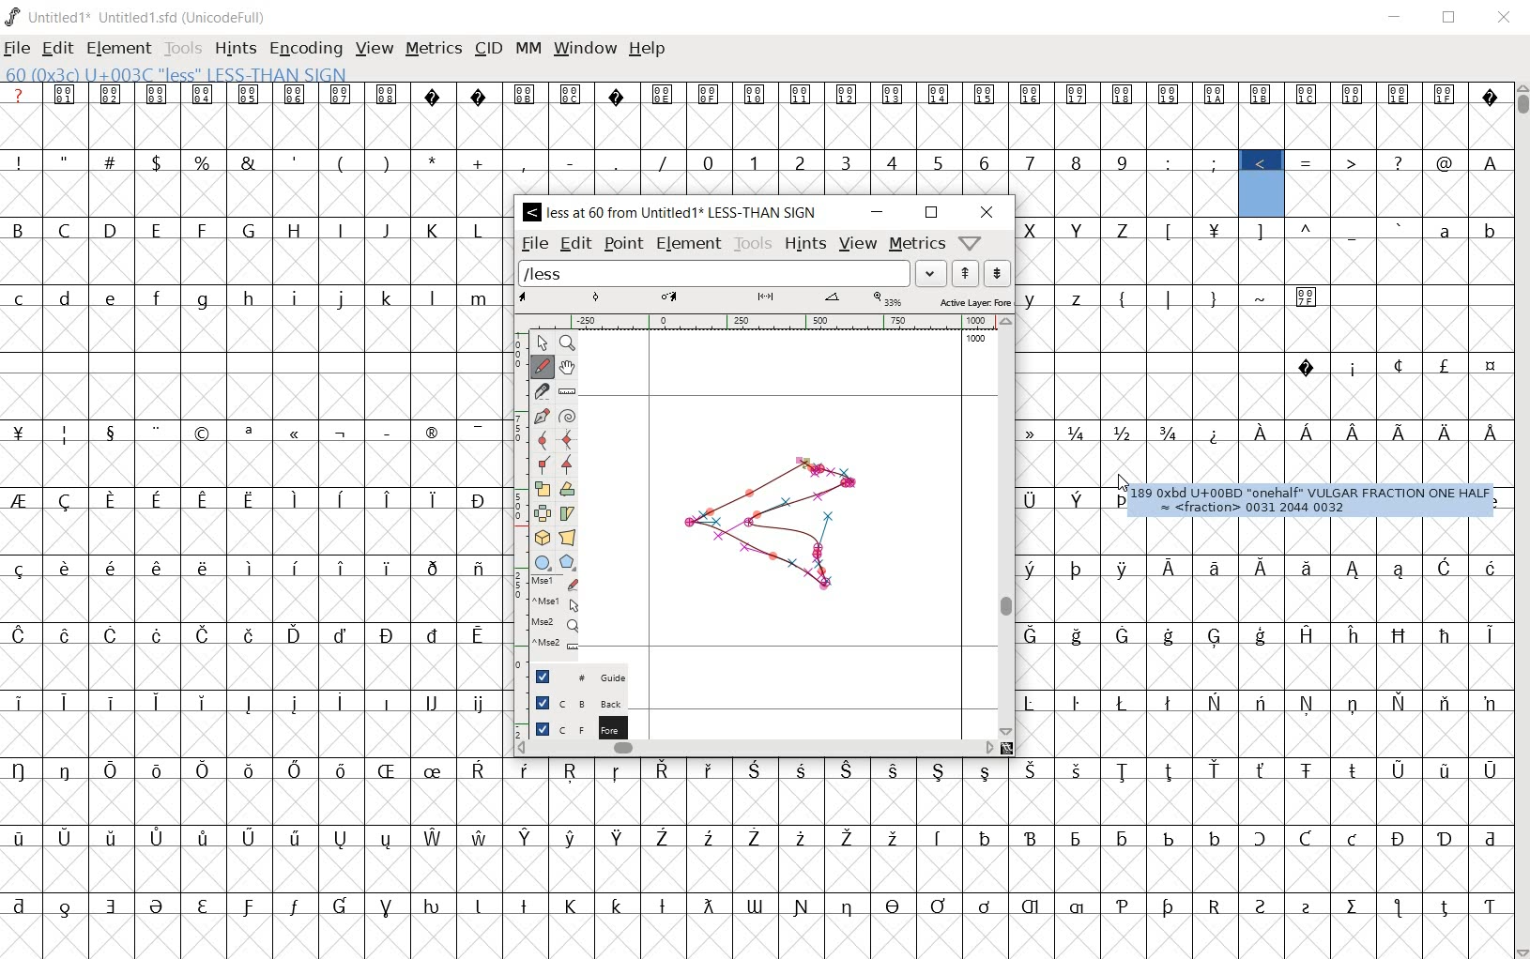 Image resolution: width=1530 pixels, height=959 pixels. I want to click on encoding, so click(302, 47).